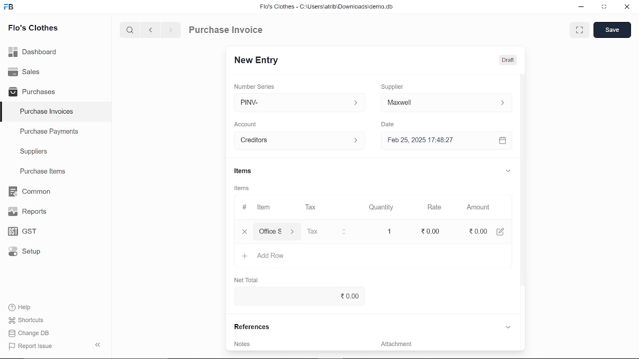  Describe the element at coordinates (326, 8) in the screenshot. I see `Flo's Clothes - C:\Users\alrib\Downioads'cemo.db.` at that location.